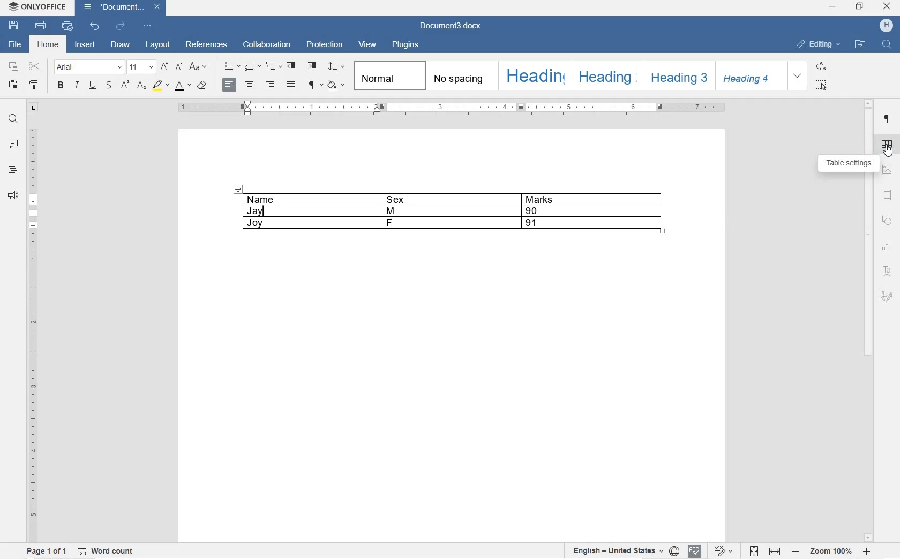 The width and height of the screenshot is (900, 559). I want to click on WORD COUNT, so click(106, 550).